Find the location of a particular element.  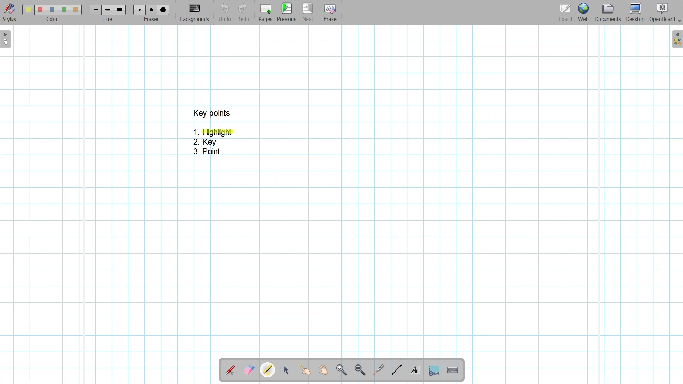

Go to next page is located at coordinates (308, 12).